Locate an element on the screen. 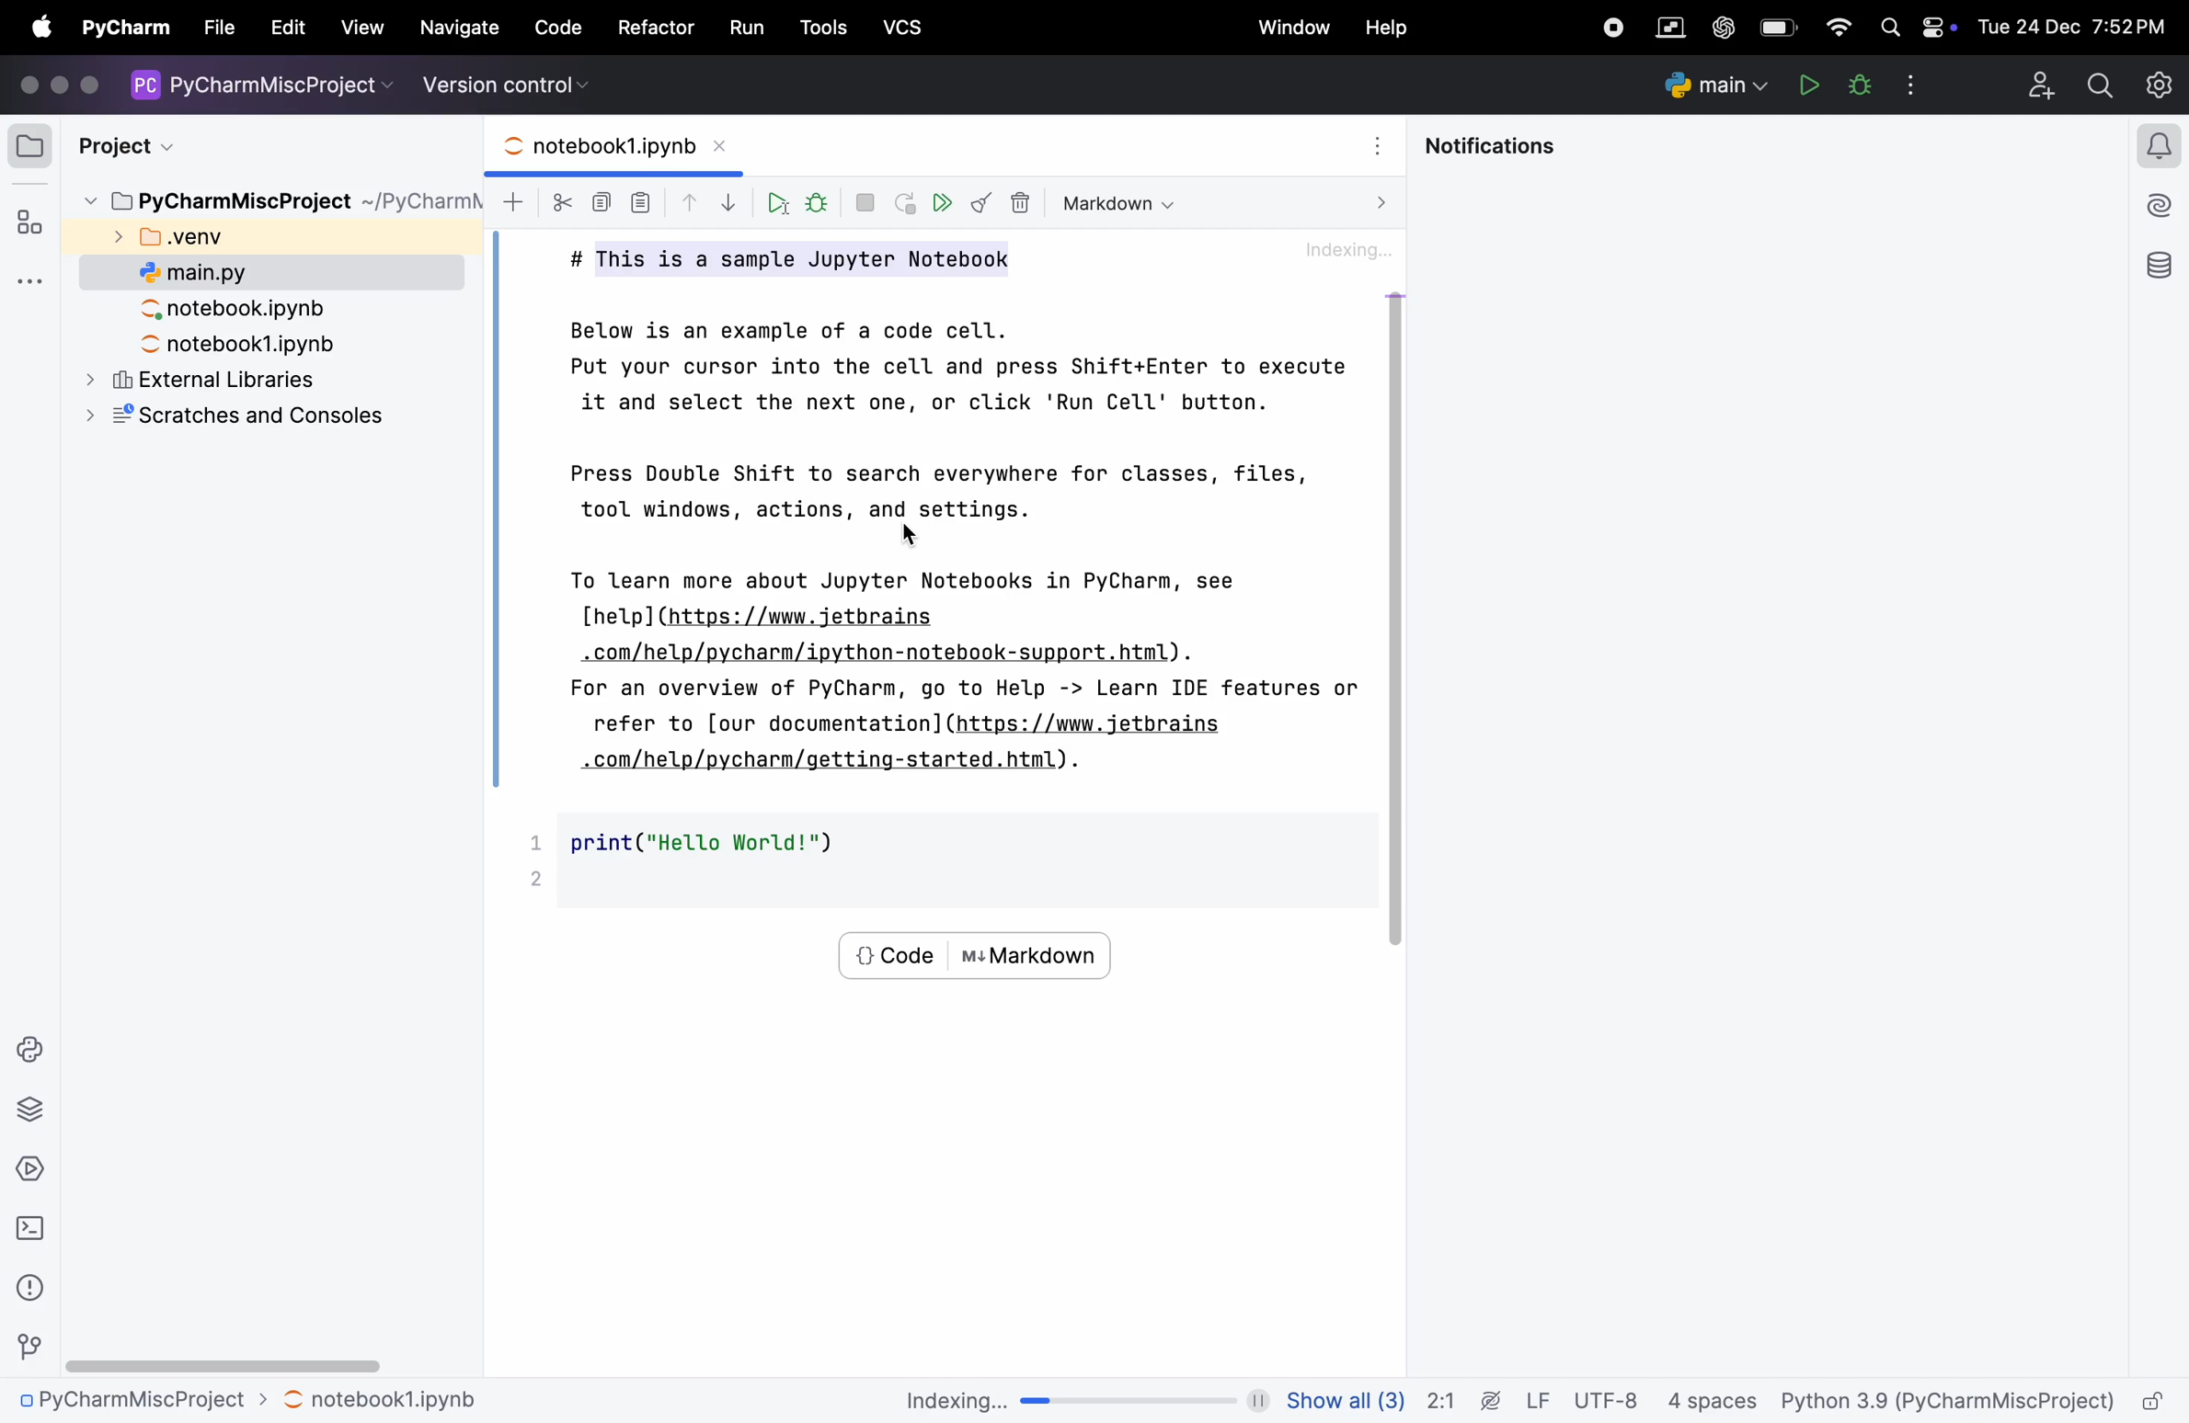 The image size is (2189, 1423). Tue 24 Dec 7:52PM is located at coordinates (2069, 24).